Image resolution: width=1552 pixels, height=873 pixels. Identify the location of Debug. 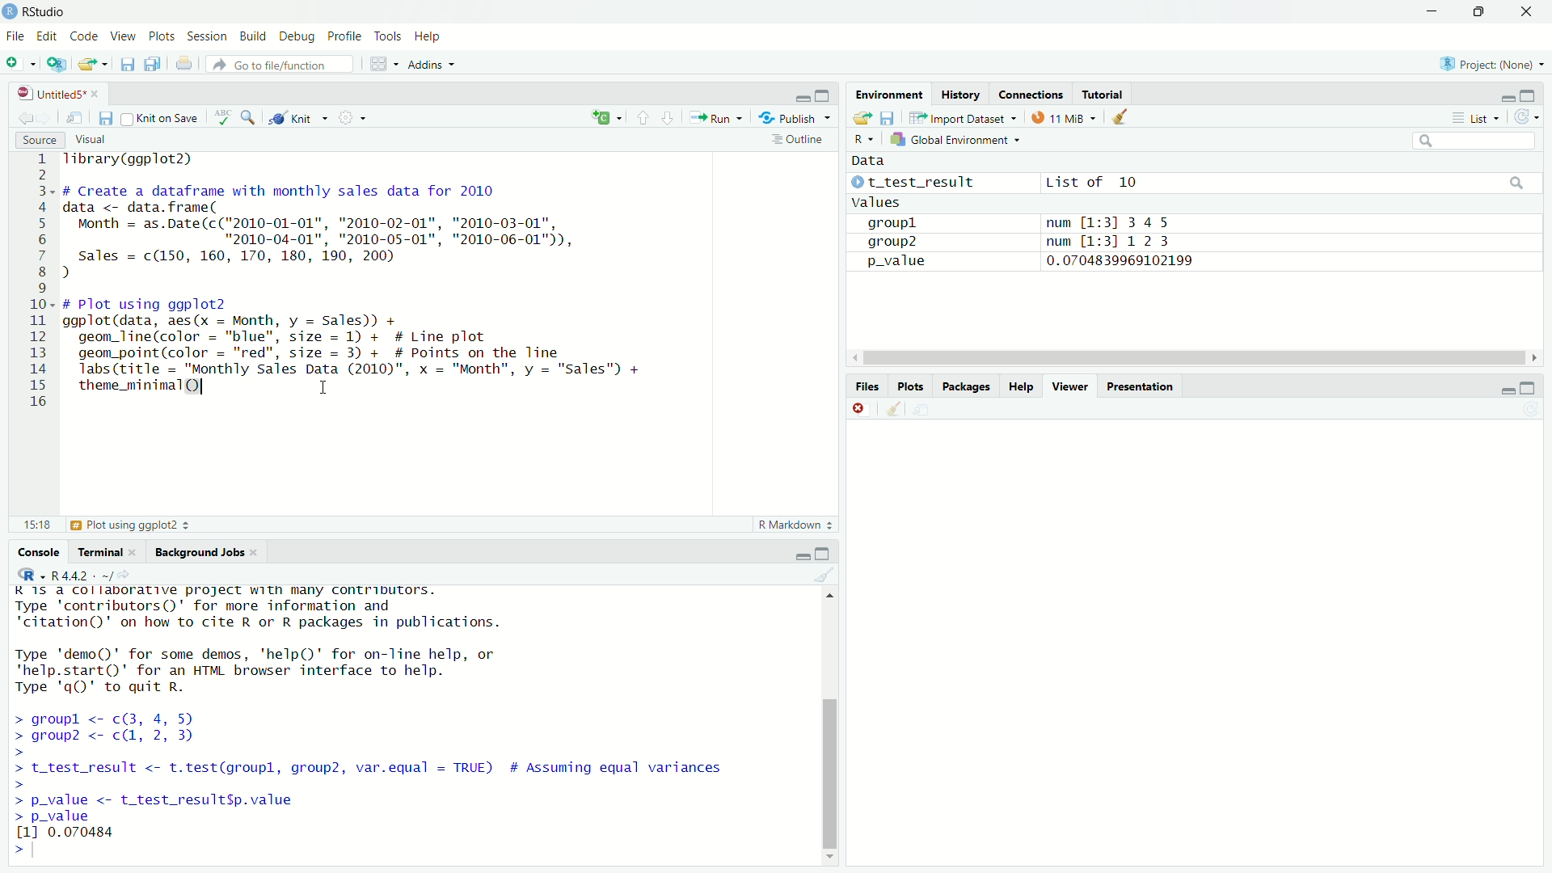
(295, 34).